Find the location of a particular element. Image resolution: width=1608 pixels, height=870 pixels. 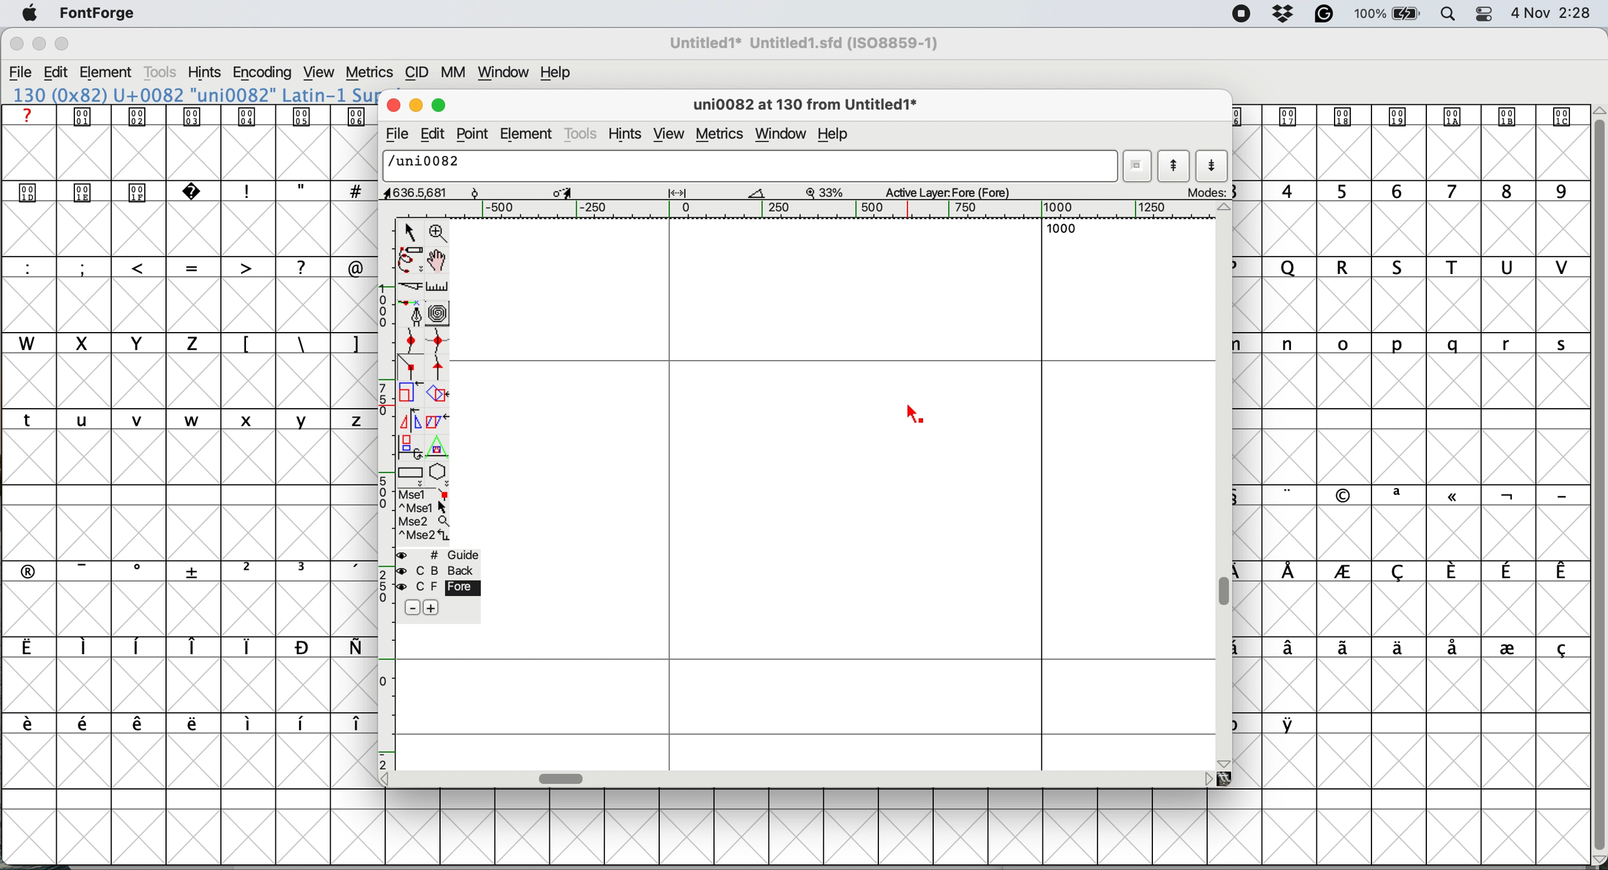

window is located at coordinates (784, 134).